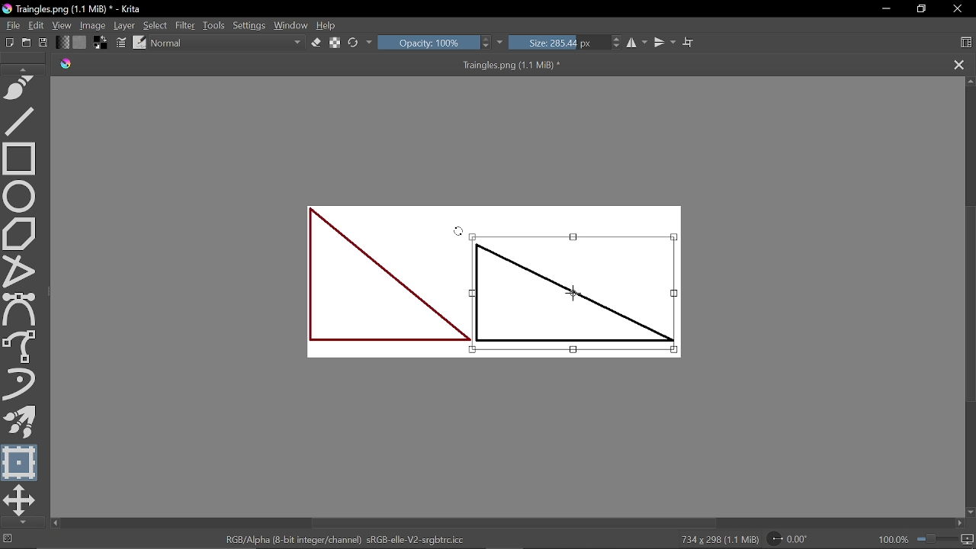 Image resolution: width=976 pixels, height=549 pixels. I want to click on Move down in tools, so click(20, 522).